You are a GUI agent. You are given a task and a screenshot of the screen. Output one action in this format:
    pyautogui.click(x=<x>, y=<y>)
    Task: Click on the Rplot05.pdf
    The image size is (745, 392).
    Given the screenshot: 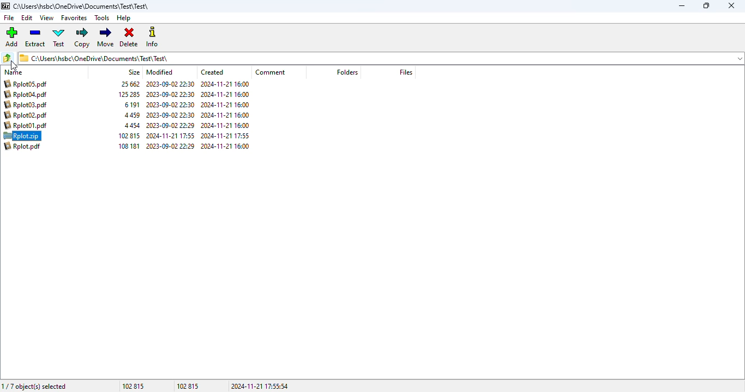 What is the action you would take?
    pyautogui.click(x=26, y=84)
    